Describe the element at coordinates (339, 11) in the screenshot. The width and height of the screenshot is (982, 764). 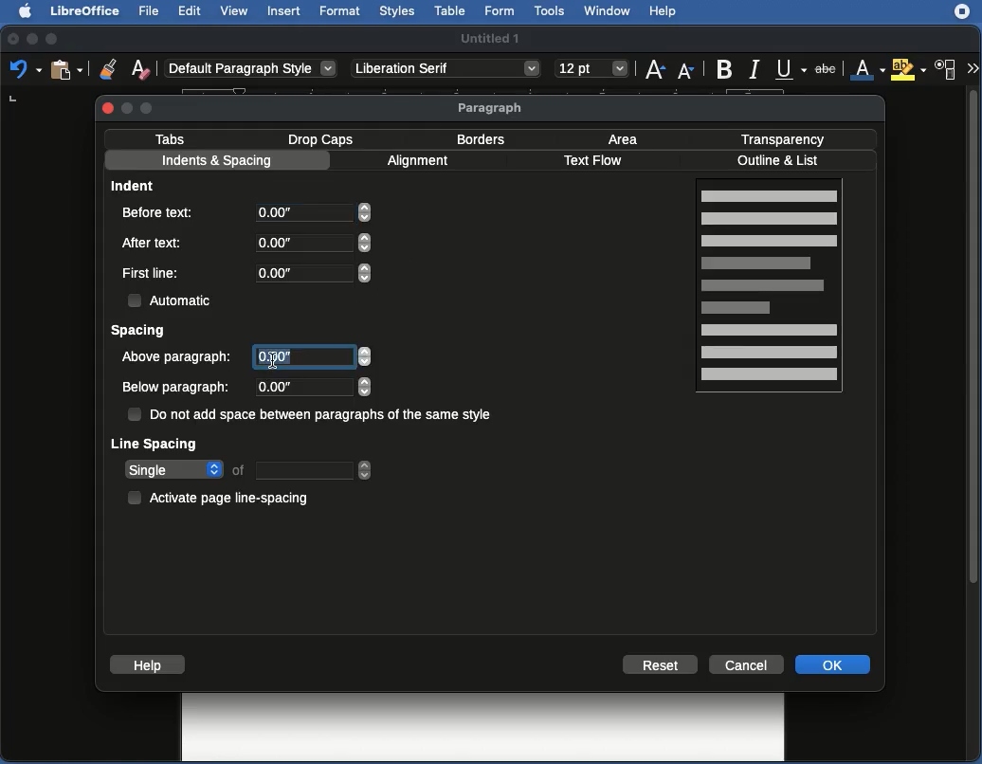
I see `Format ` at that location.